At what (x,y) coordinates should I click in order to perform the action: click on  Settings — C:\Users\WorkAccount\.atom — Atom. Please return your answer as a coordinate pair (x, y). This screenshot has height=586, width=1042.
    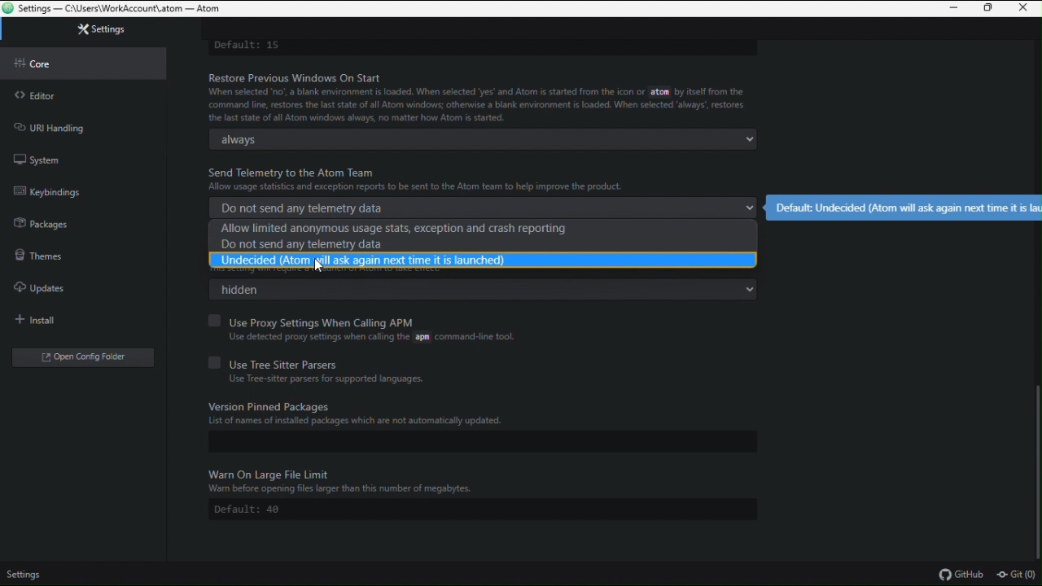
    Looking at the image, I should click on (124, 8).